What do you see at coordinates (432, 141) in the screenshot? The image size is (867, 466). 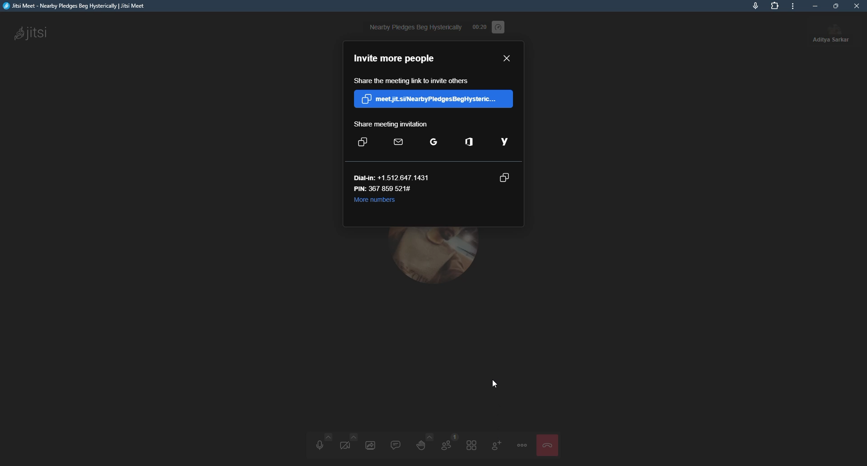 I see `google email` at bounding box center [432, 141].